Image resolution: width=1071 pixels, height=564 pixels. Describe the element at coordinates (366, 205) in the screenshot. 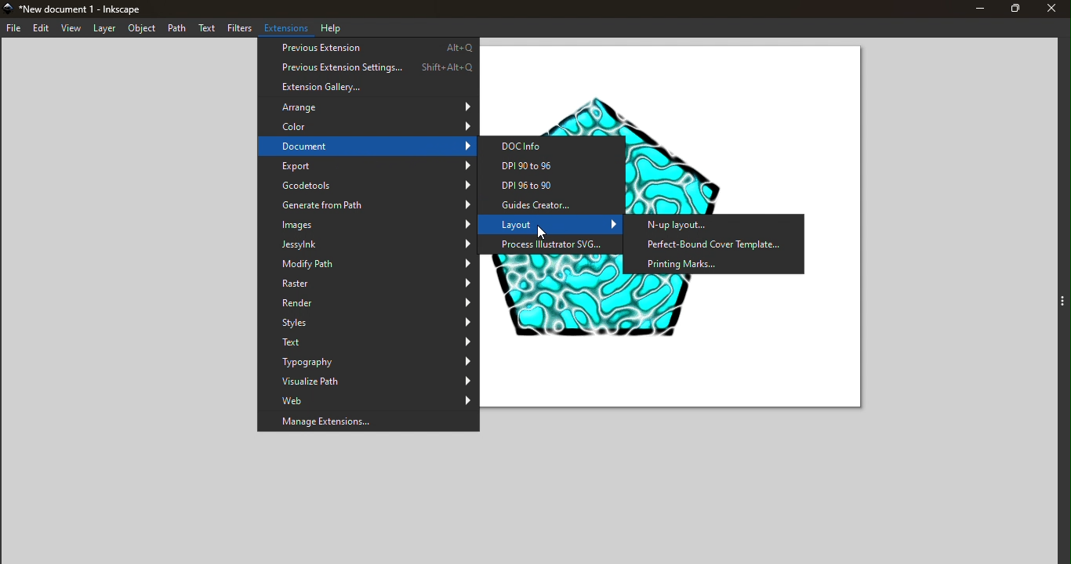

I see `Generate from Path` at that location.